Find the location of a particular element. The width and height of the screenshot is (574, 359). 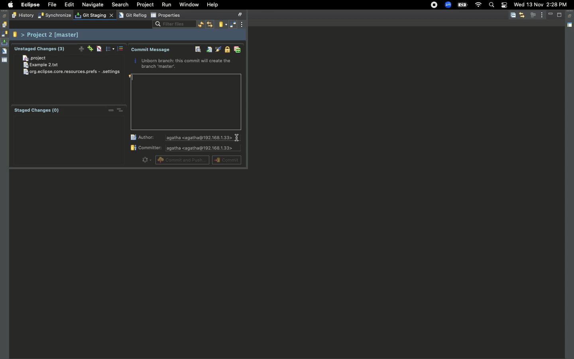

Collapse all is located at coordinates (513, 16).